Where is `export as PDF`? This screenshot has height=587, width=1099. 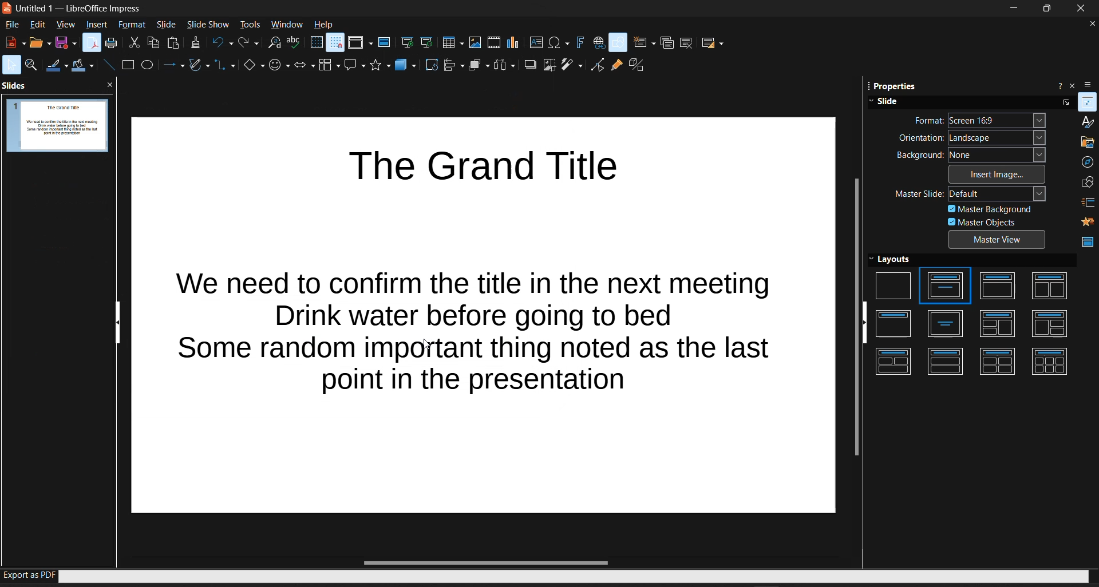
export as PDF is located at coordinates (30, 577).